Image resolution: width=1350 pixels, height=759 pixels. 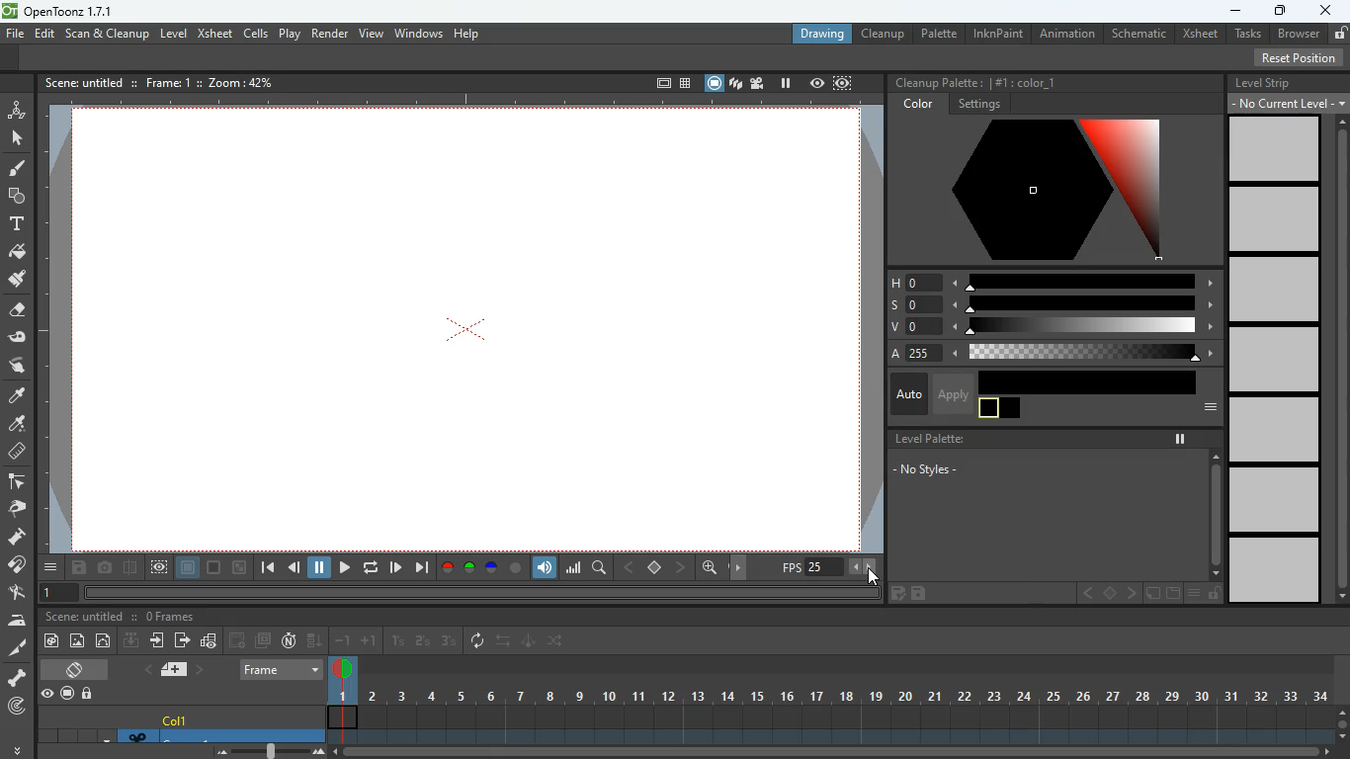 What do you see at coordinates (493, 567) in the screenshot?
I see `blue` at bounding box center [493, 567].